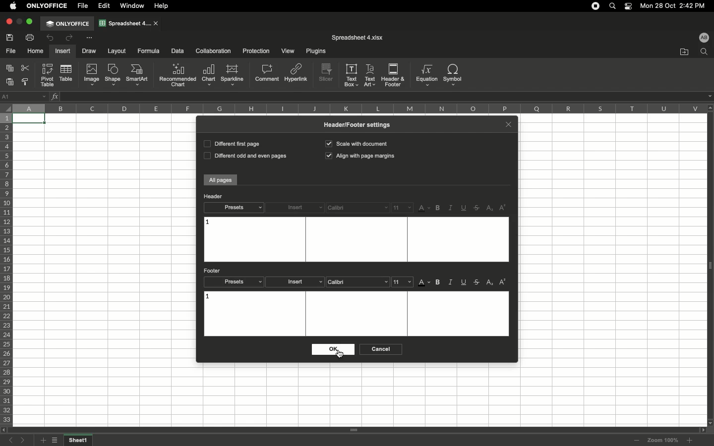 This screenshot has width=714, height=446. Describe the element at coordinates (26, 82) in the screenshot. I see `Copy style` at that location.